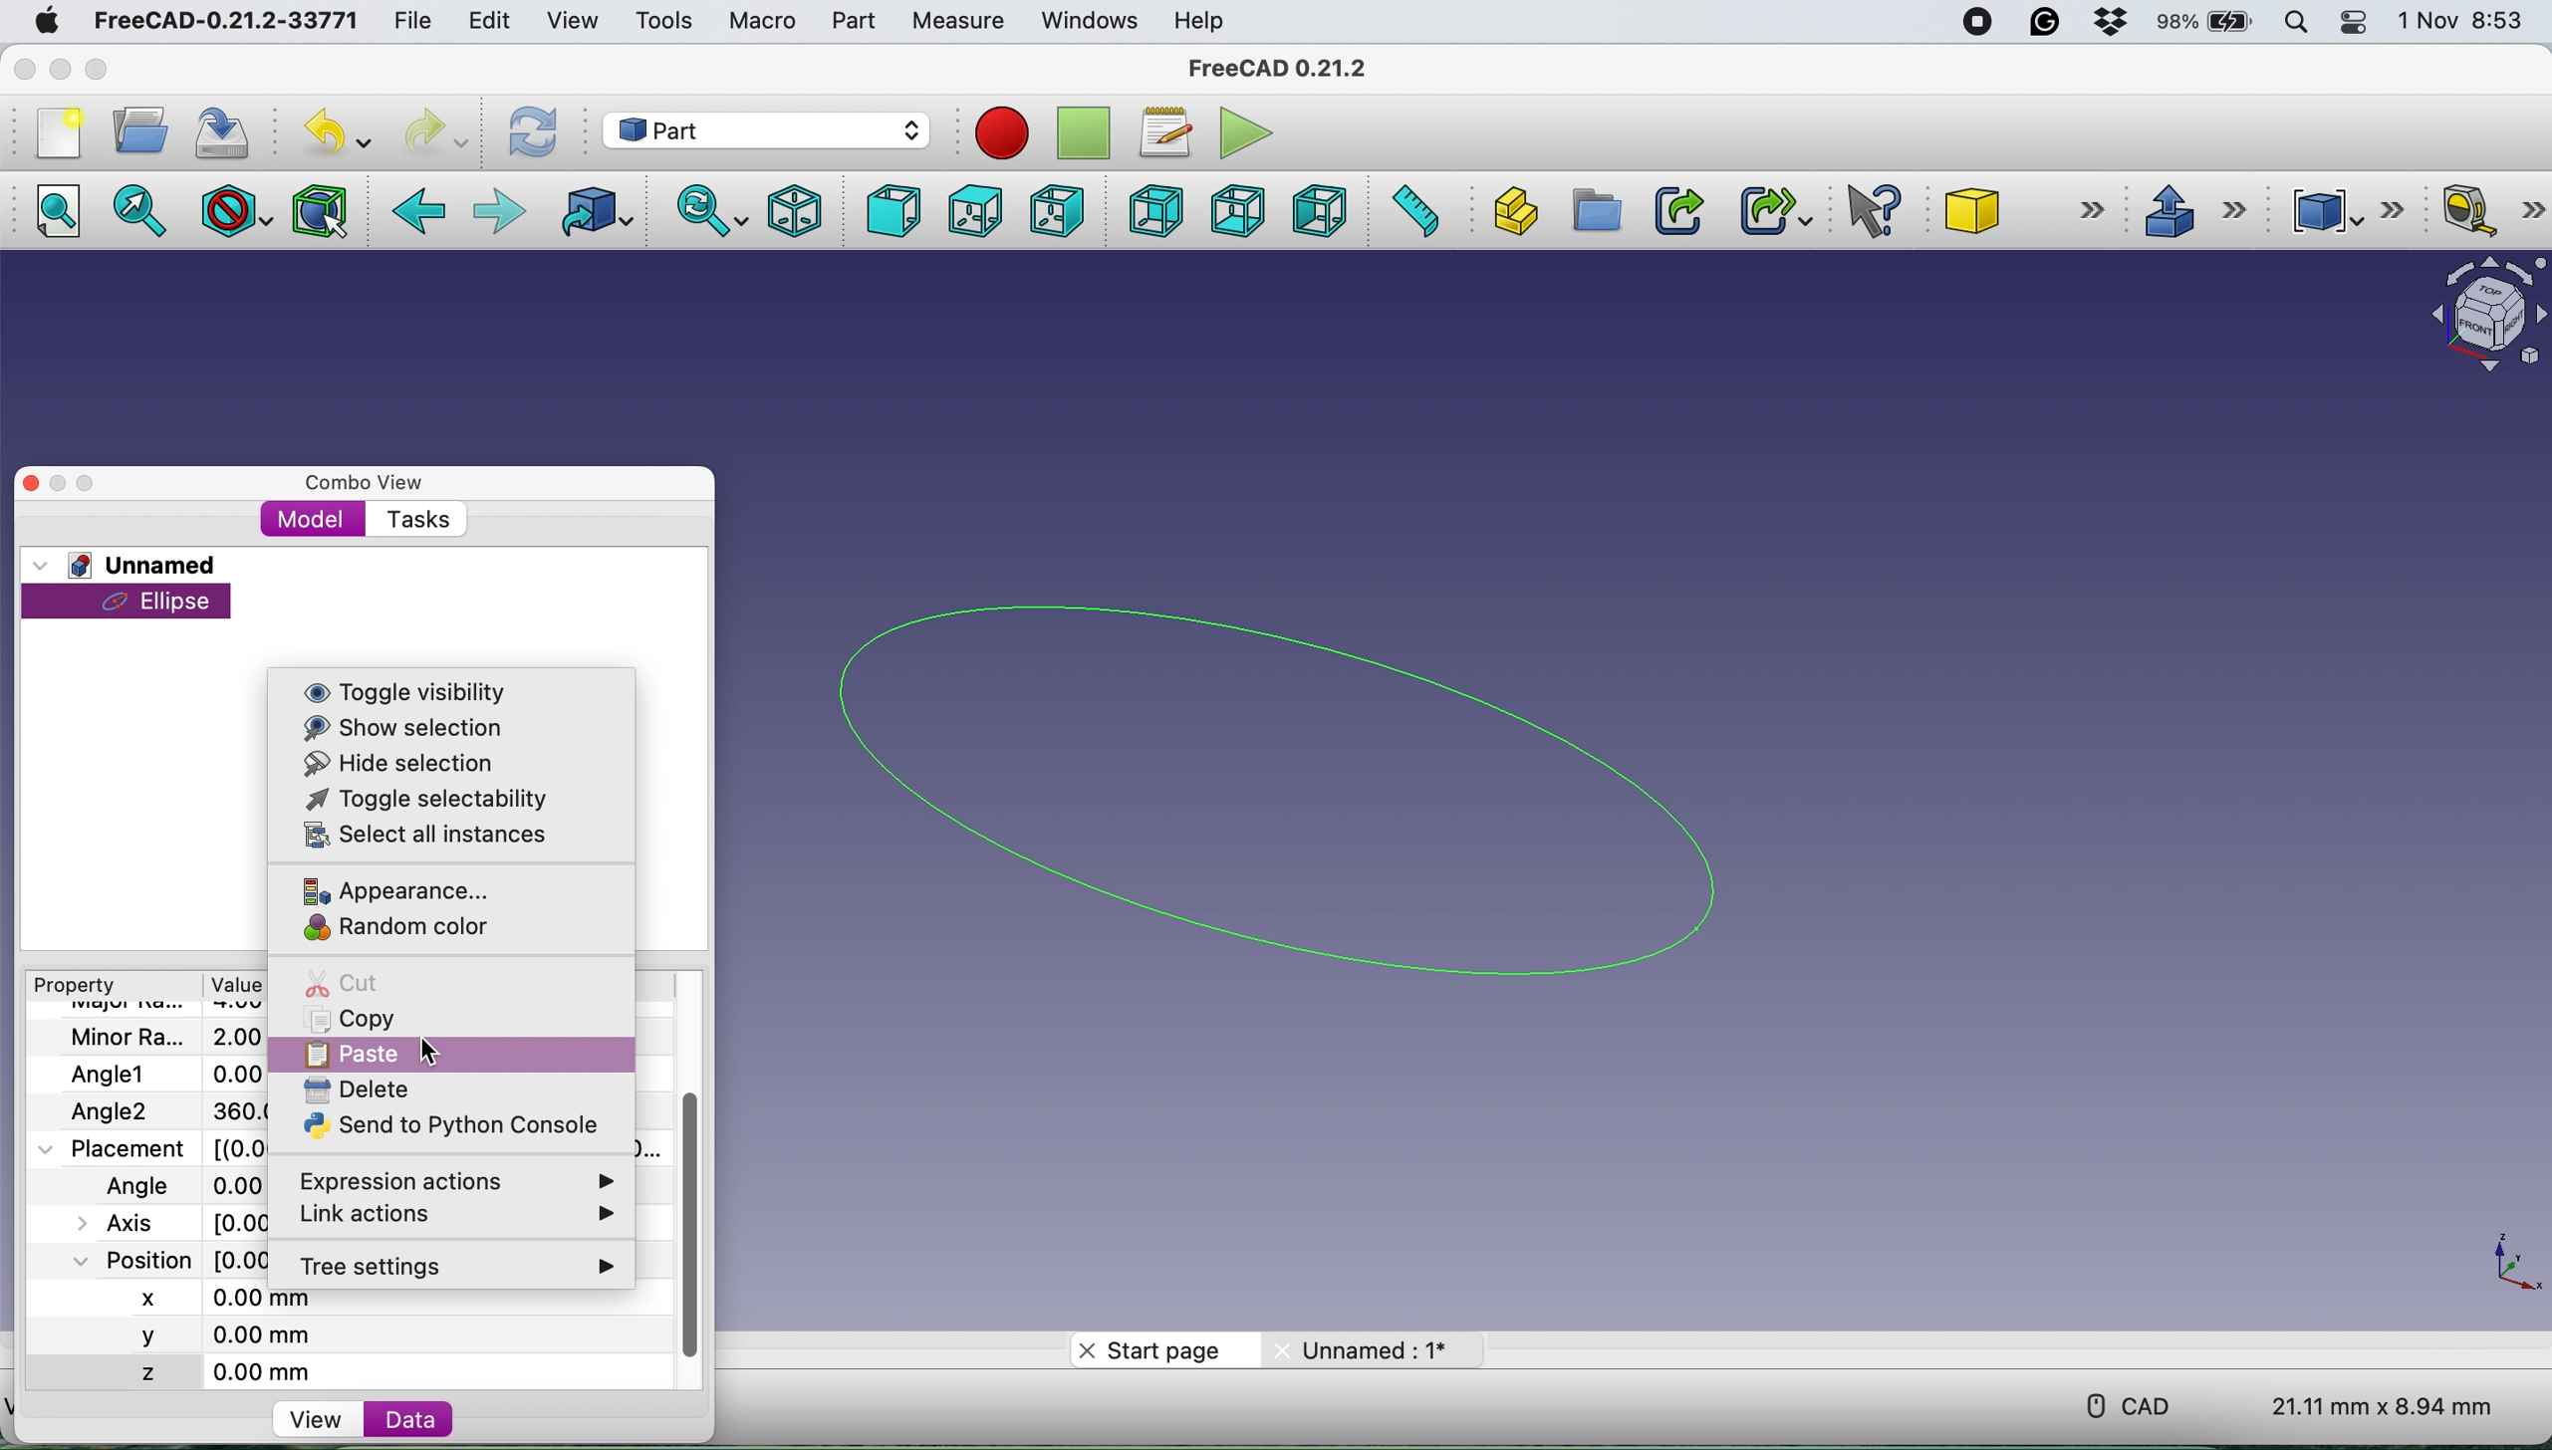 Image resolution: width=2552 pixels, height=1450 pixels. I want to click on windows, so click(1084, 20).